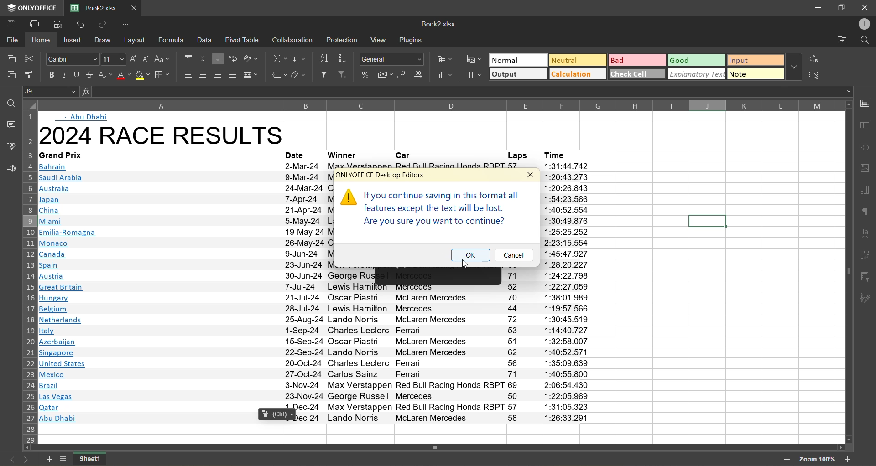 The width and height of the screenshot is (876, 466). What do you see at coordinates (32, 58) in the screenshot?
I see `cut` at bounding box center [32, 58].